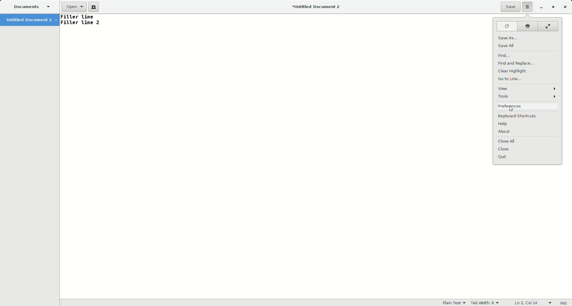 The width and height of the screenshot is (572, 306). Describe the element at coordinates (74, 7) in the screenshot. I see `Open` at that location.